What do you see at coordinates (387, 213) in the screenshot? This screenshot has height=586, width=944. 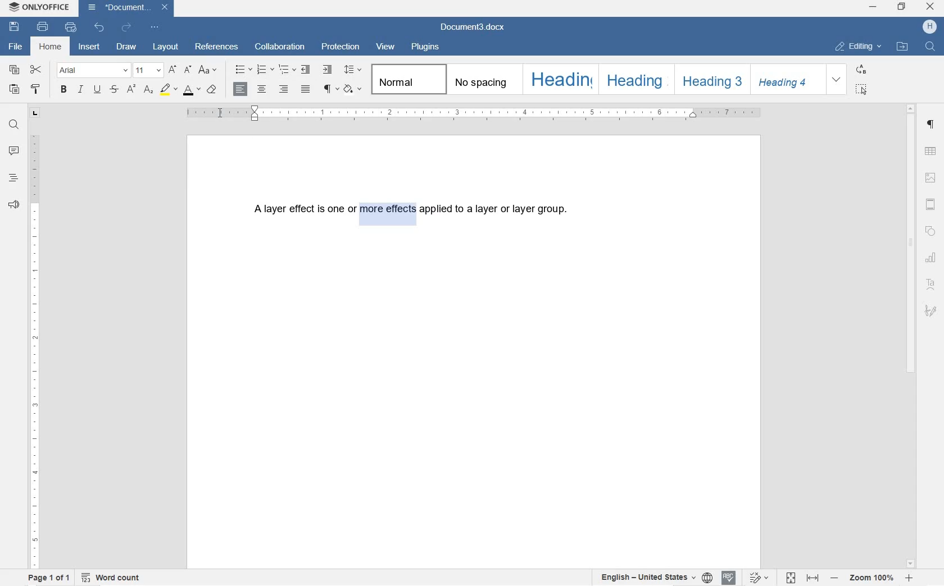 I see `SMALL CAPS/LOWER CASE ADDED` at bounding box center [387, 213].